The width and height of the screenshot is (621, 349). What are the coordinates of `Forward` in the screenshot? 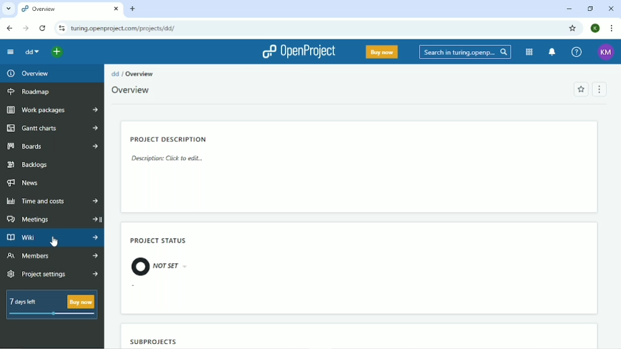 It's located at (26, 28).